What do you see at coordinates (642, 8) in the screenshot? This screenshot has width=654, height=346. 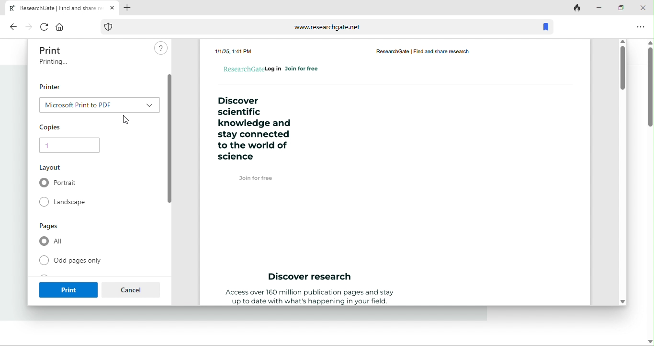 I see `close` at bounding box center [642, 8].